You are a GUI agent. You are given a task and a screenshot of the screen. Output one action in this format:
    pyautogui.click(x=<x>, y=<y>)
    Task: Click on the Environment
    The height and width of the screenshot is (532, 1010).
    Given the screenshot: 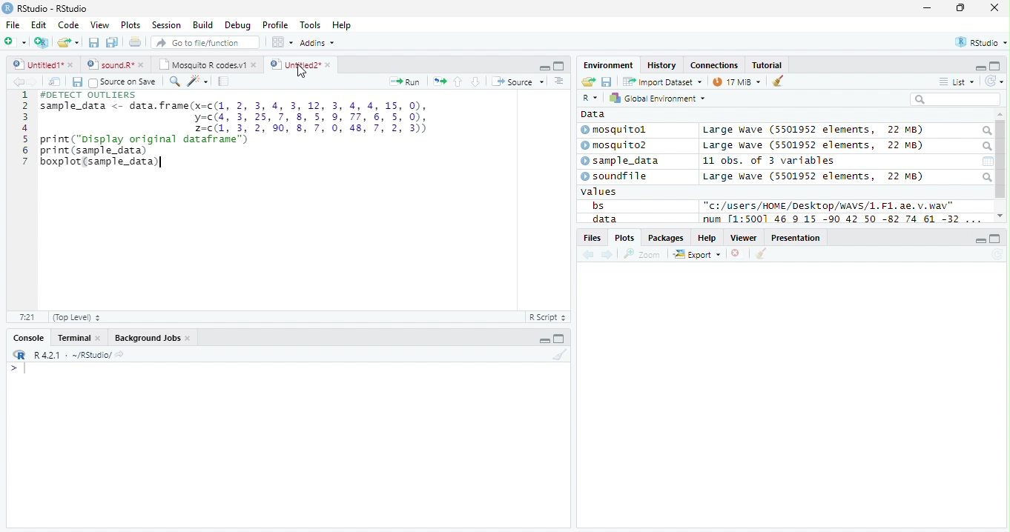 What is the action you would take?
    pyautogui.click(x=609, y=65)
    